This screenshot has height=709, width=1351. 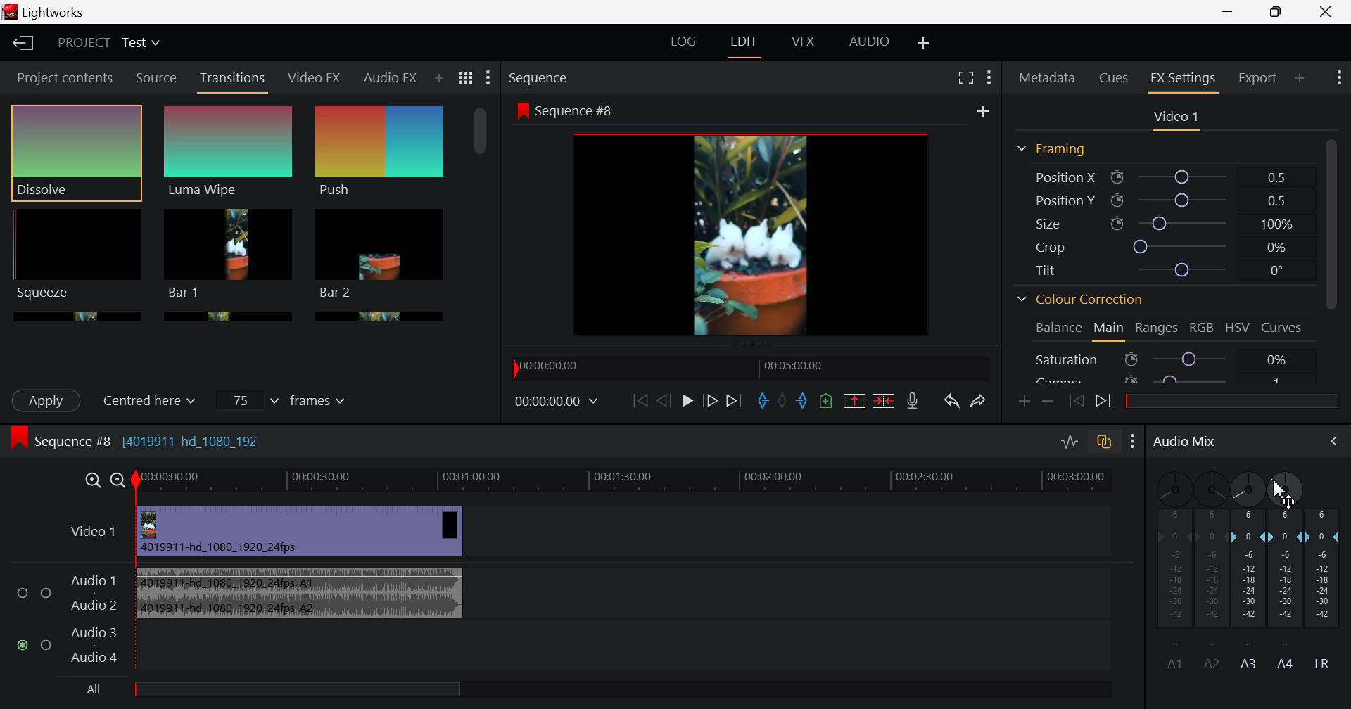 I want to click on Video Settings, so click(x=1176, y=120).